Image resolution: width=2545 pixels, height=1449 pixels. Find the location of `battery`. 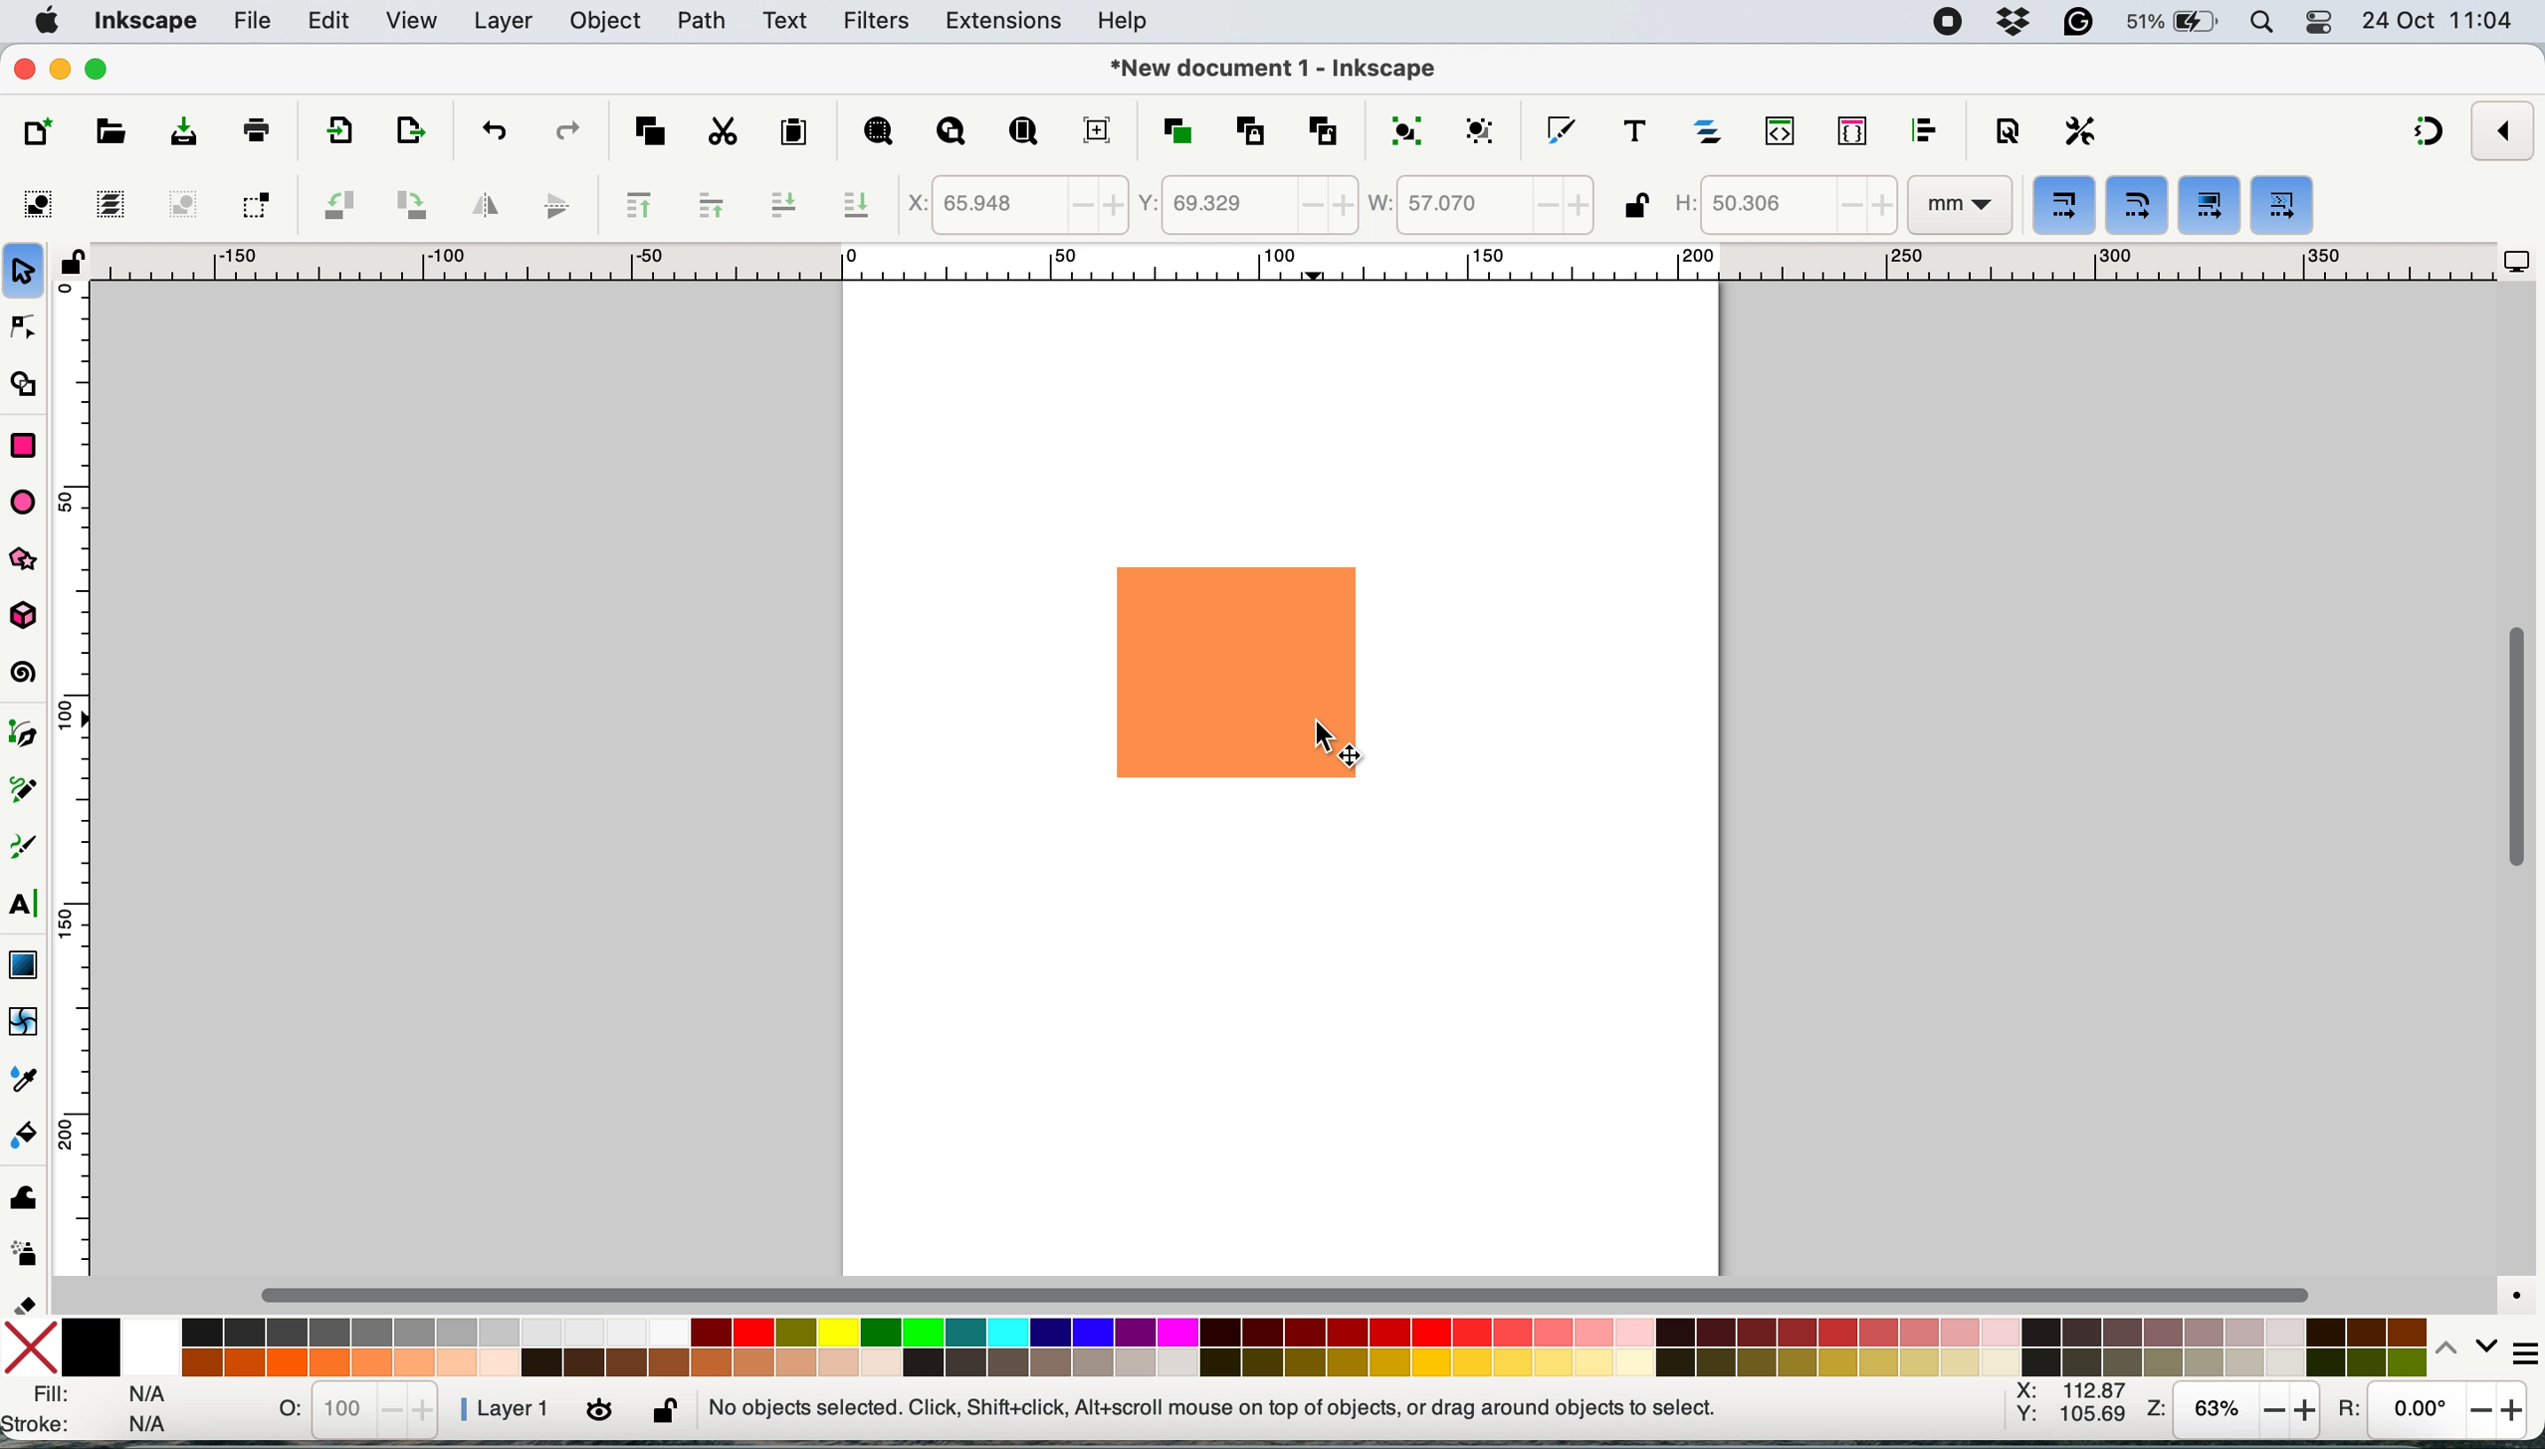

battery is located at coordinates (2174, 22).